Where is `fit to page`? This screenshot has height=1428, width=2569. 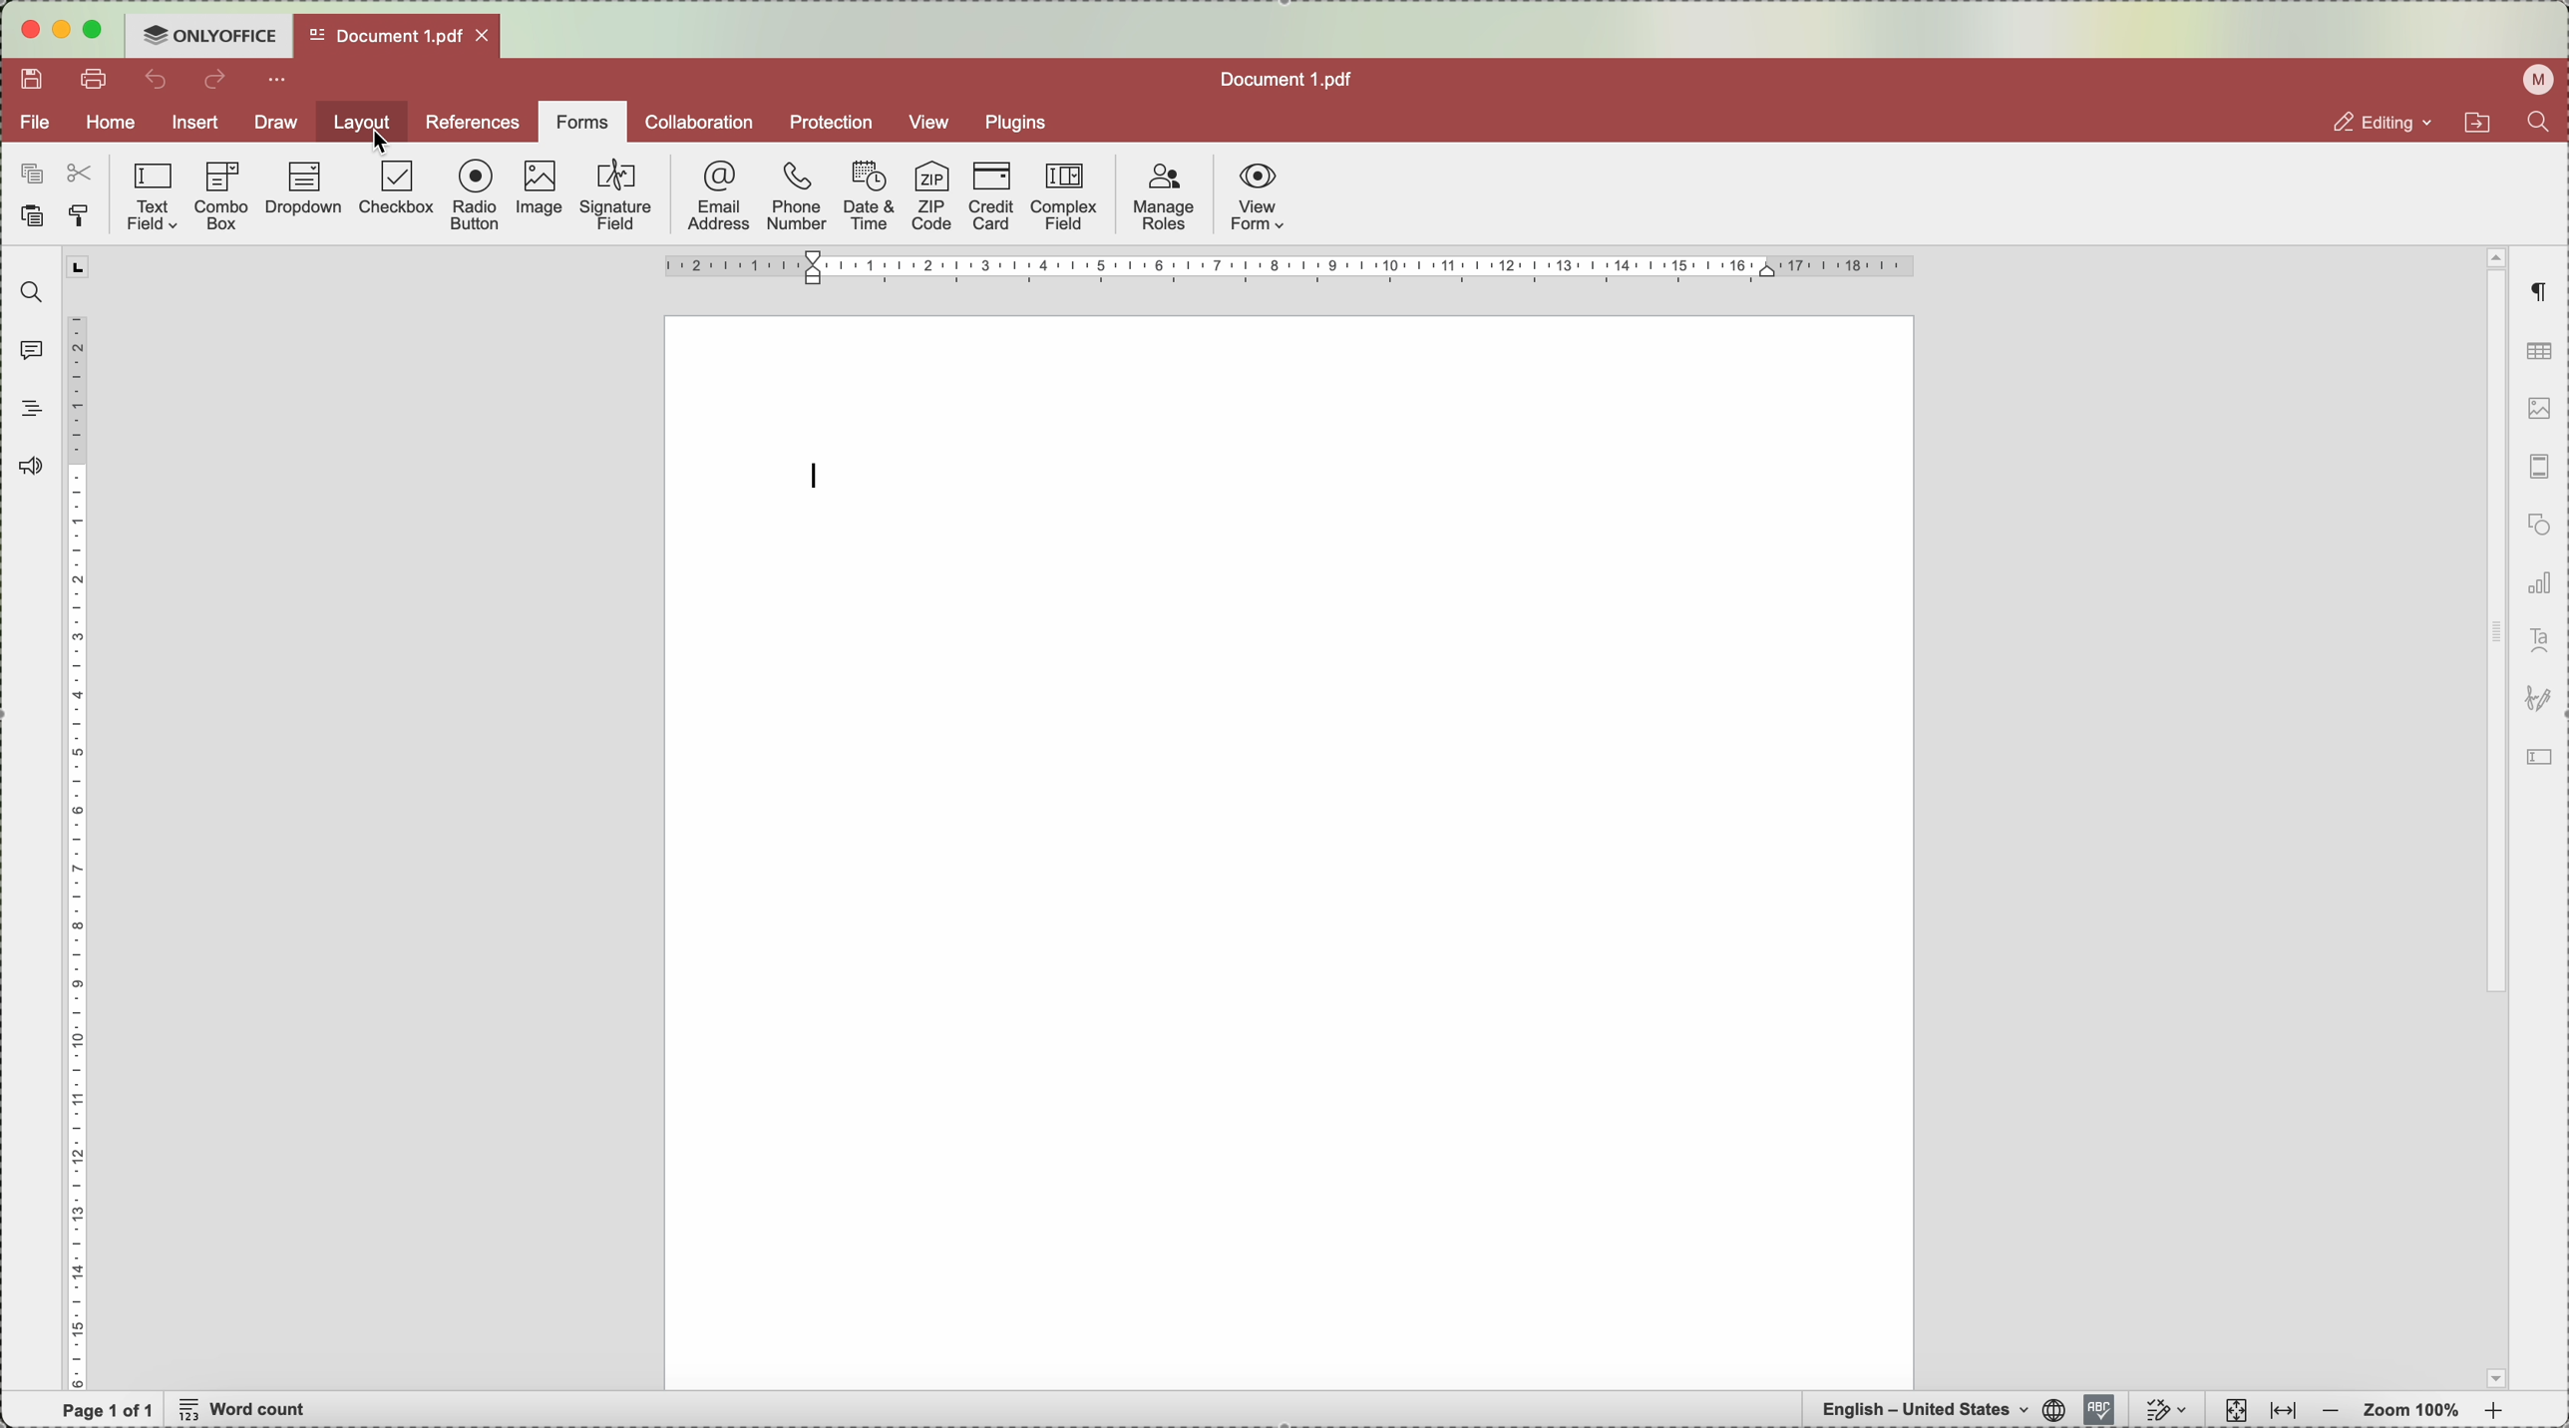
fit to page is located at coordinates (2233, 1410).